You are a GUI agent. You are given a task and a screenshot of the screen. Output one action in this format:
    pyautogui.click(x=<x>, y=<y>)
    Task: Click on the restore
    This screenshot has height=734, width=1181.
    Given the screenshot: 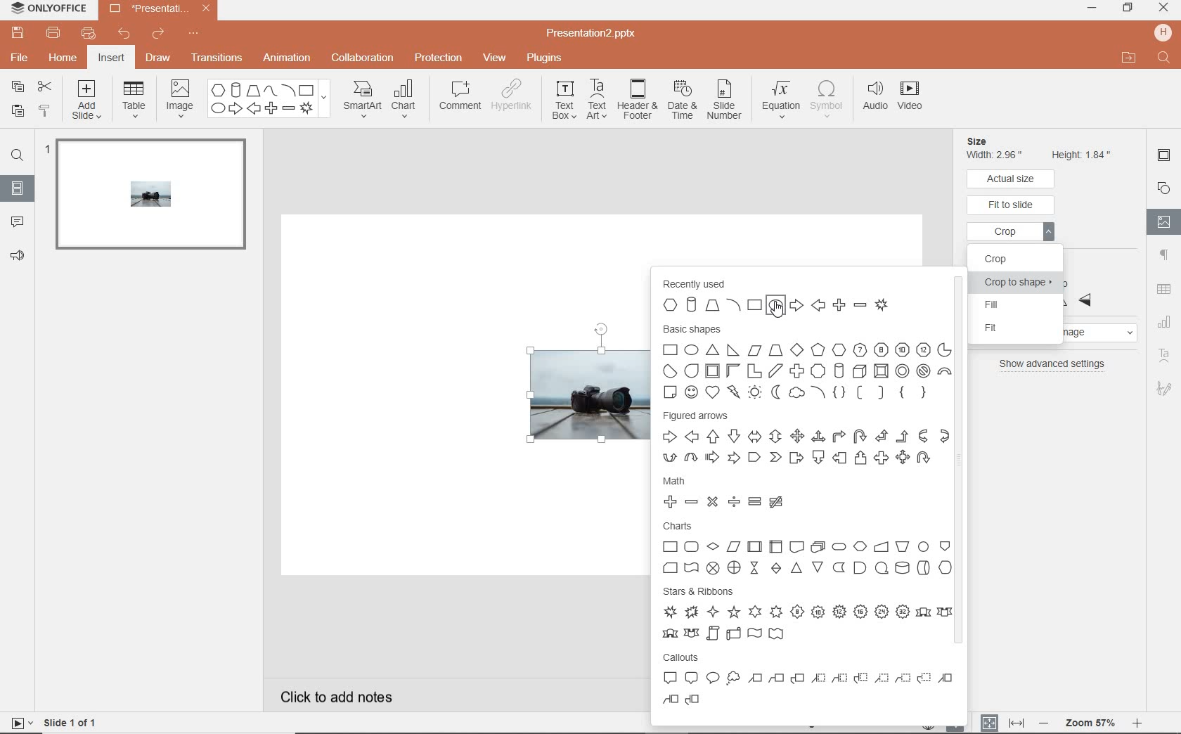 What is the action you would take?
    pyautogui.click(x=1128, y=9)
    